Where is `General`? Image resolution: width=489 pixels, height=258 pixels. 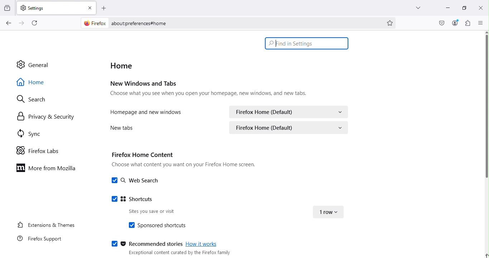 General is located at coordinates (39, 64).